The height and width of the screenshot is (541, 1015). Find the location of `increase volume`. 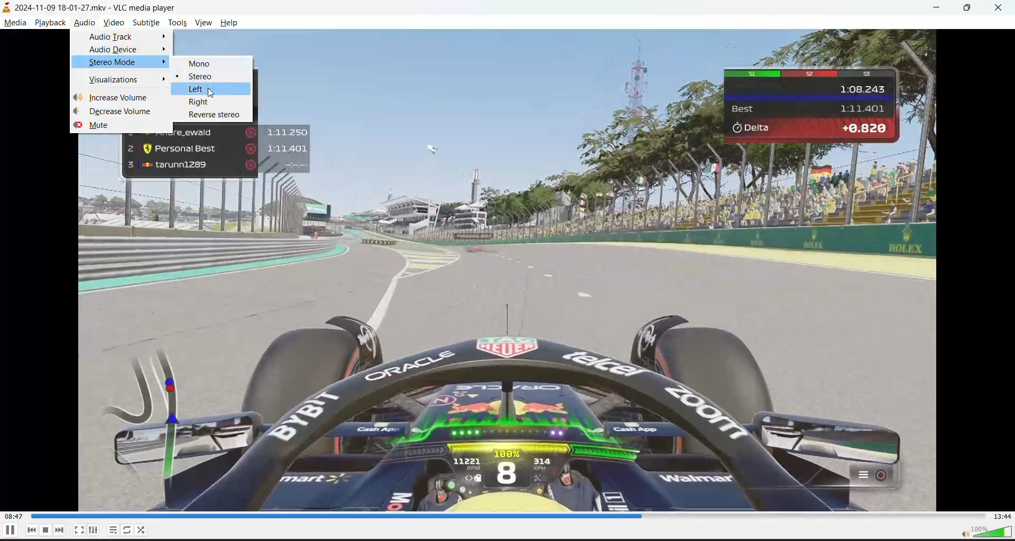

increase volume is located at coordinates (121, 97).